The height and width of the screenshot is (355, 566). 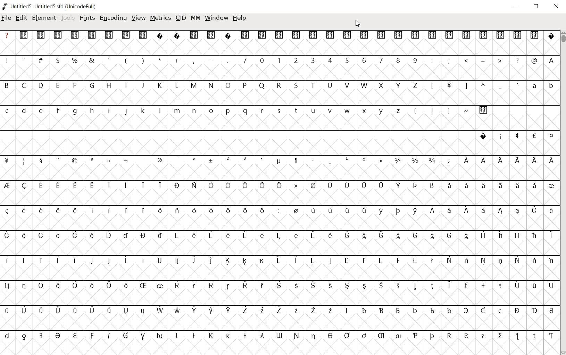 I want to click on t, so click(x=296, y=110).